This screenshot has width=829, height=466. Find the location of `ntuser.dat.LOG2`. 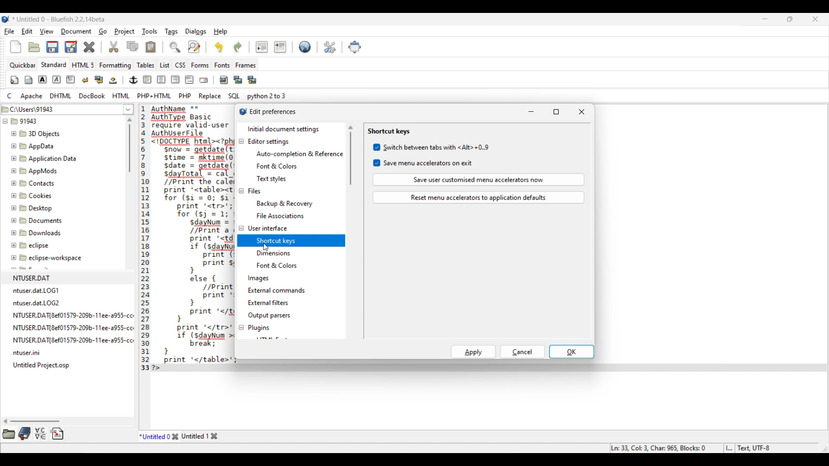

ntuser.dat.LOG2 is located at coordinates (39, 302).